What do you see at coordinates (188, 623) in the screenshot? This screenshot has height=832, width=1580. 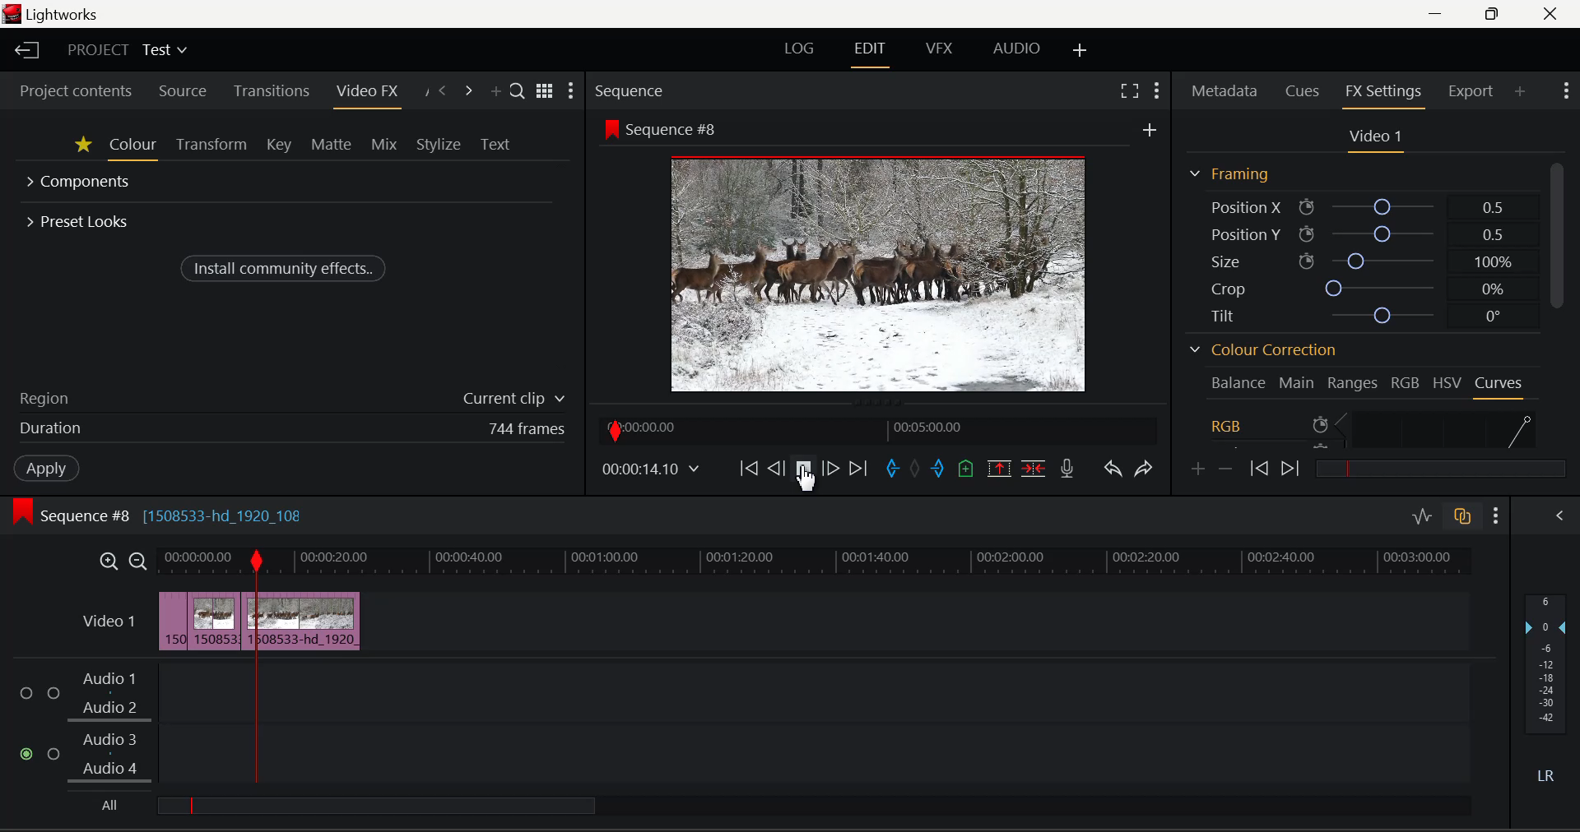 I see `First Cut` at bounding box center [188, 623].